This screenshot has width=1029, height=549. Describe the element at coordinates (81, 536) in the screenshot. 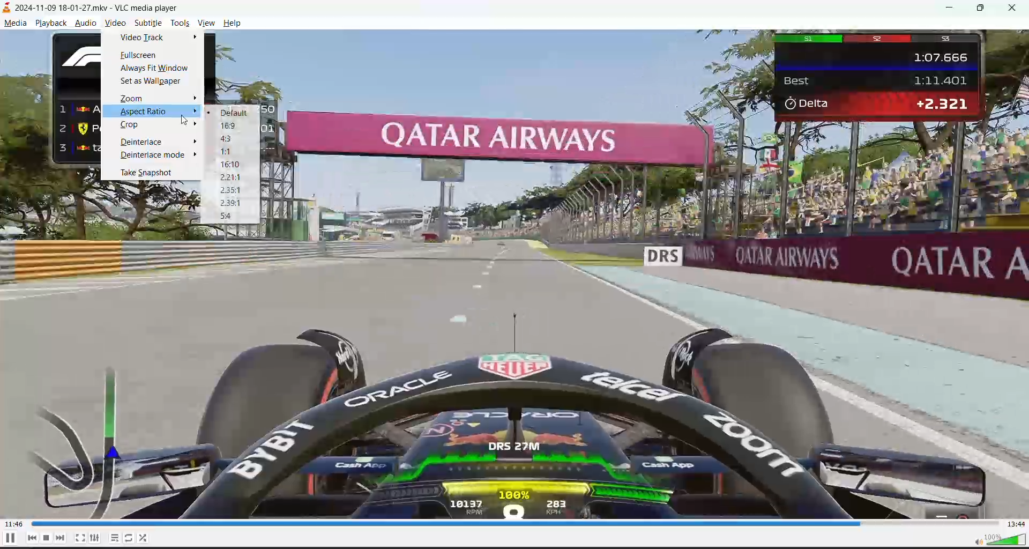

I see `fullscreen` at that location.